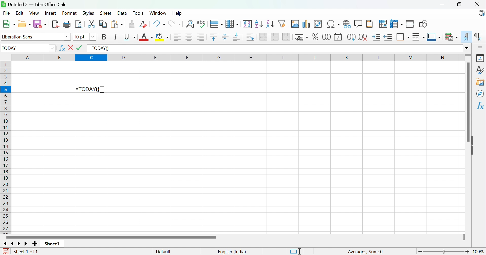 Image resolution: width=486 pixels, height=255 pixels. What do you see at coordinates (62, 48) in the screenshot?
I see `Function wizard` at bounding box center [62, 48].